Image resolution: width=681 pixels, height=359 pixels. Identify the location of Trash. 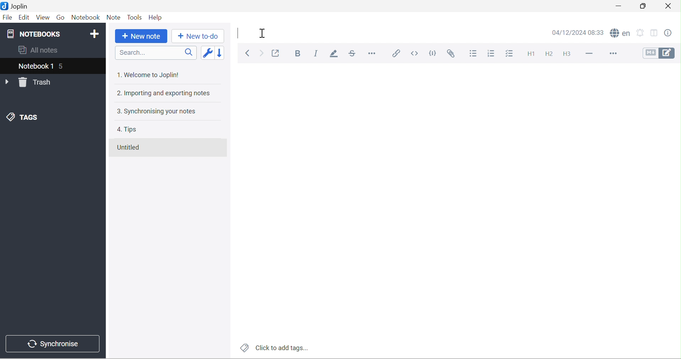
(37, 82).